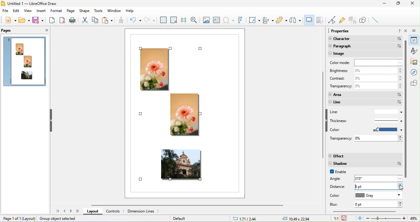 The width and height of the screenshot is (420, 222). I want to click on close, so click(44, 30).